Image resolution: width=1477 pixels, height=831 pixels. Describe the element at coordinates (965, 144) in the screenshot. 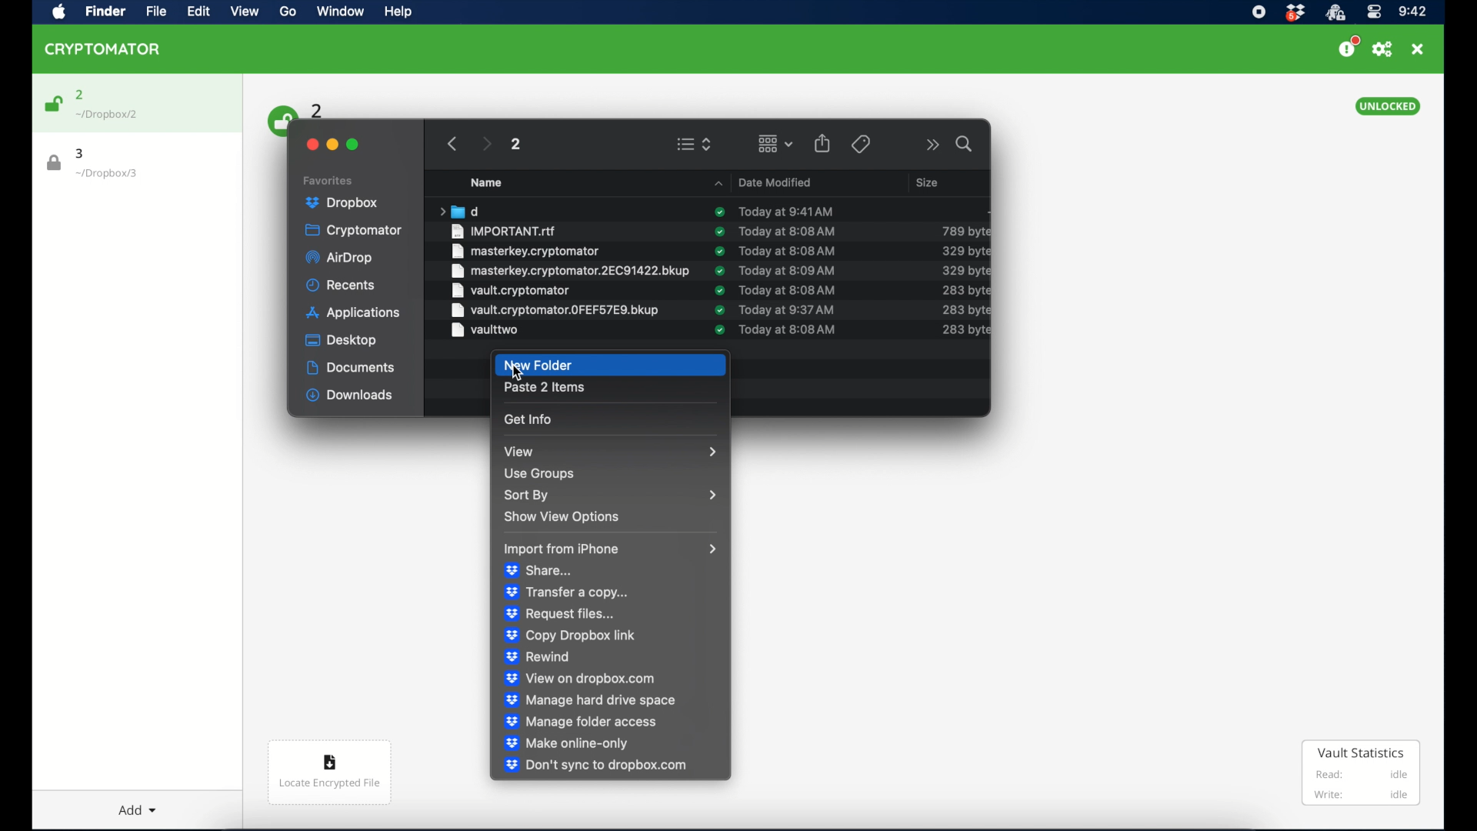

I see `search` at that location.